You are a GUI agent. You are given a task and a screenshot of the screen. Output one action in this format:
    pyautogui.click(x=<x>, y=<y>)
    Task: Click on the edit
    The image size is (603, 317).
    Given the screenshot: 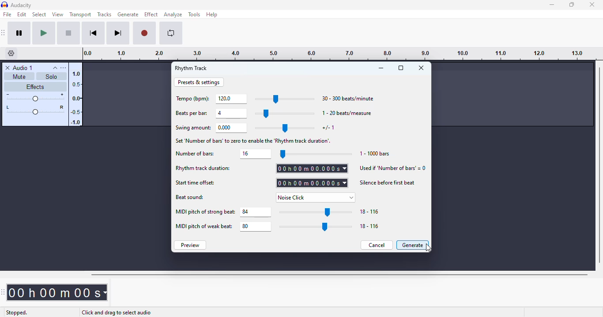 What is the action you would take?
    pyautogui.click(x=22, y=14)
    